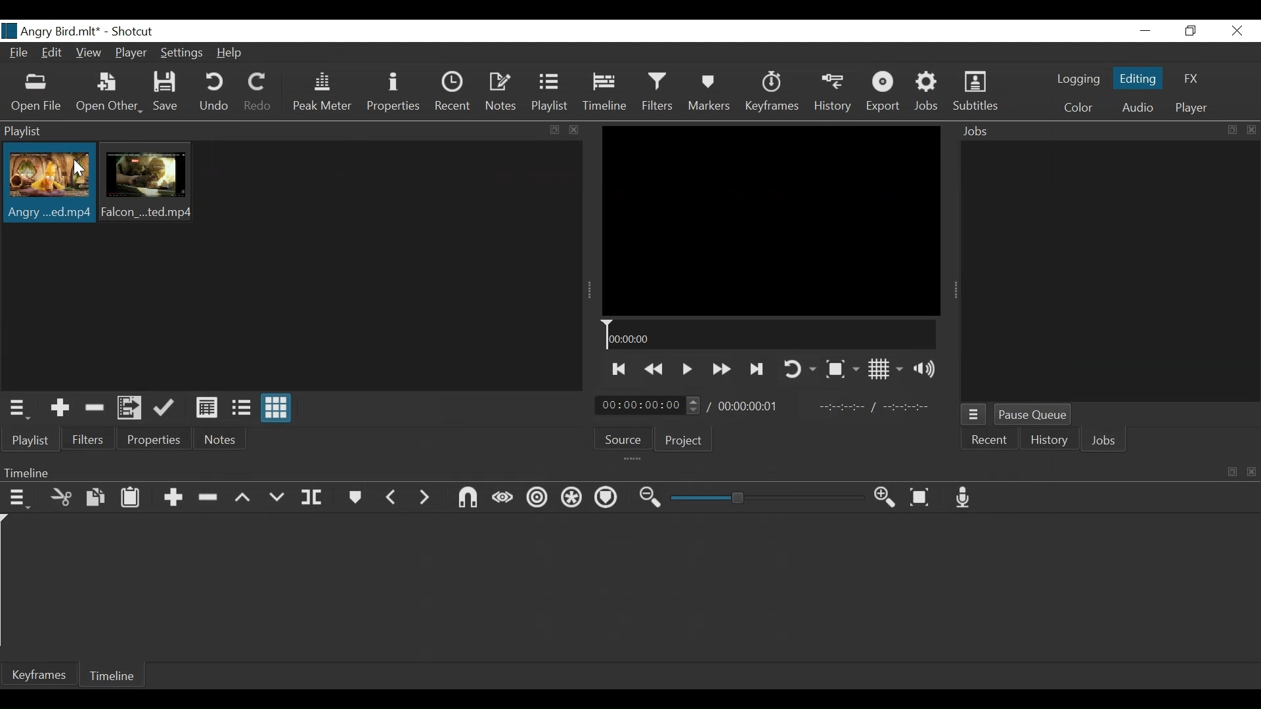 The image size is (1261, 709). I want to click on Jobs, so click(929, 93).